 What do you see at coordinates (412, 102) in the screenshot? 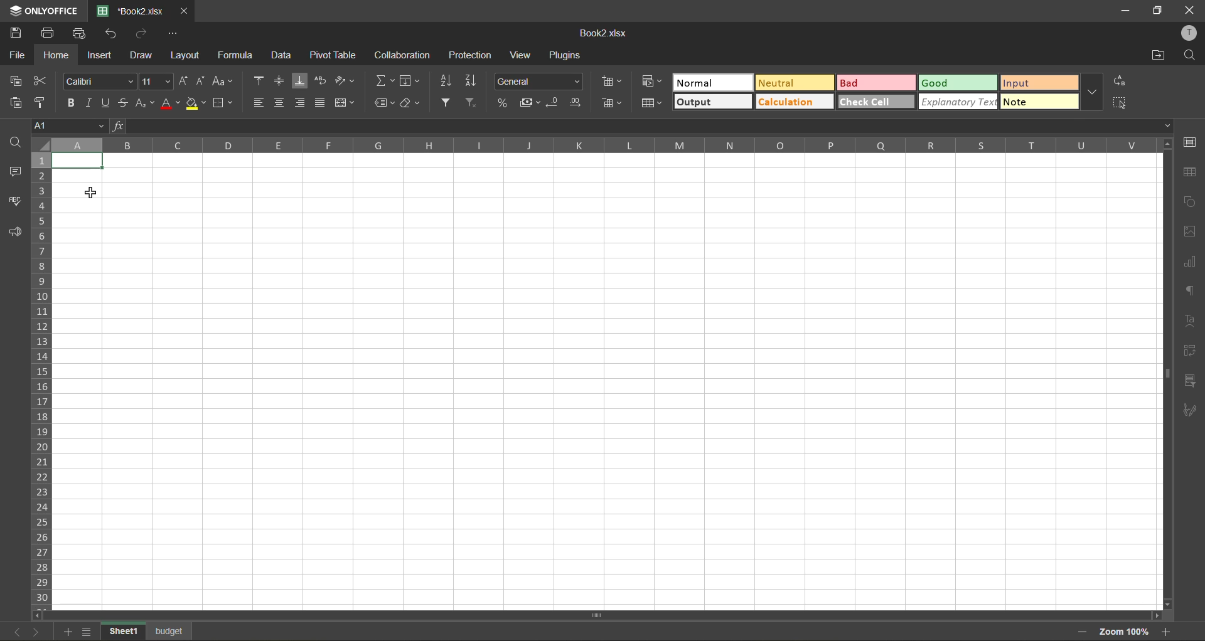
I see `clear` at bounding box center [412, 102].